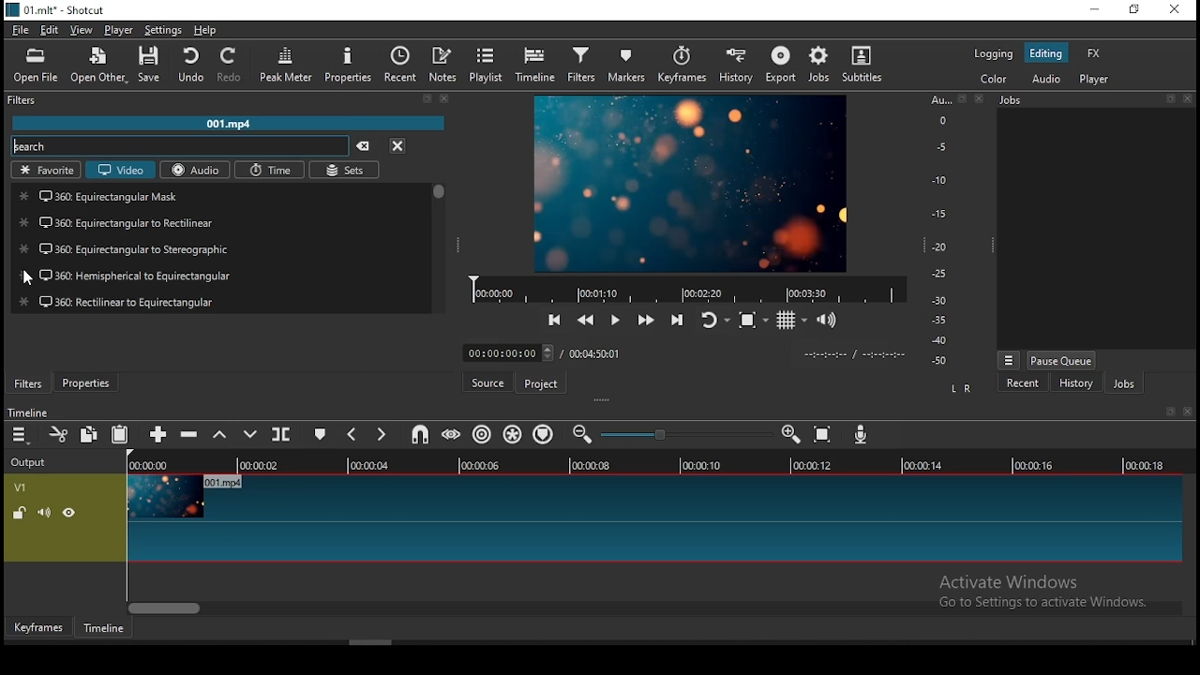  What do you see at coordinates (381, 434) in the screenshot?
I see `next marker` at bounding box center [381, 434].